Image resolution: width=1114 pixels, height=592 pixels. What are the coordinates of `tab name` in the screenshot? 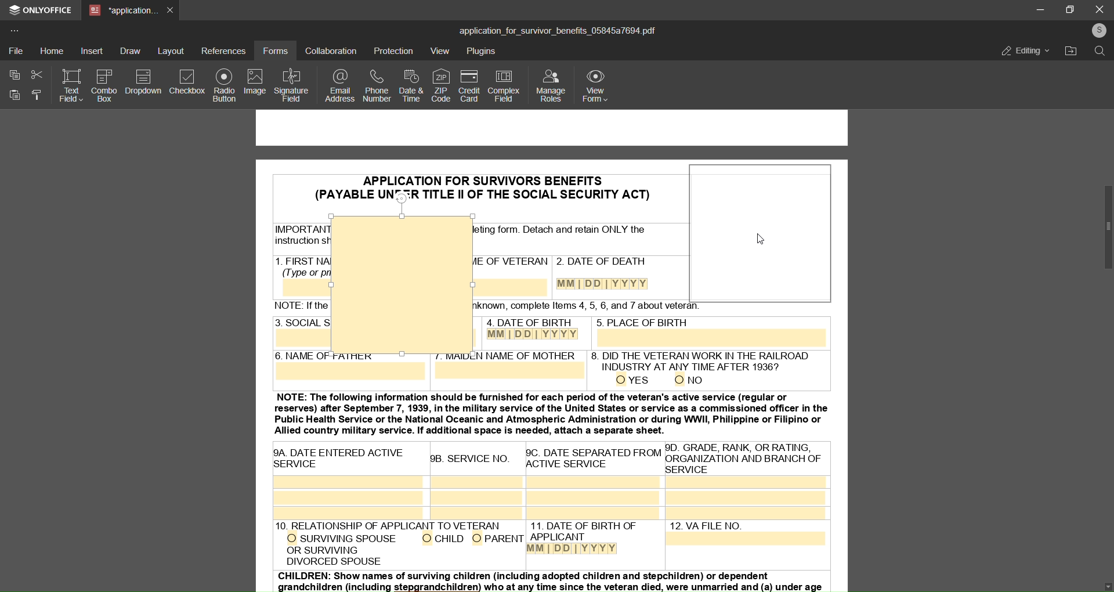 It's located at (122, 11).